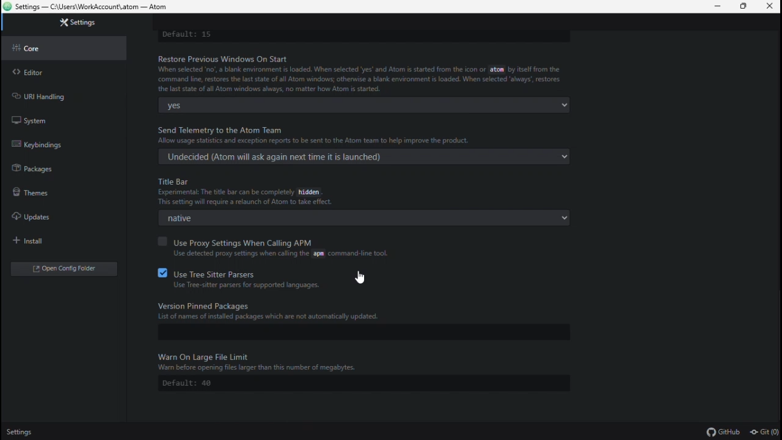 This screenshot has height=440, width=782. What do you see at coordinates (58, 70) in the screenshot?
I see `Editor` at bounding box center [58, 70].